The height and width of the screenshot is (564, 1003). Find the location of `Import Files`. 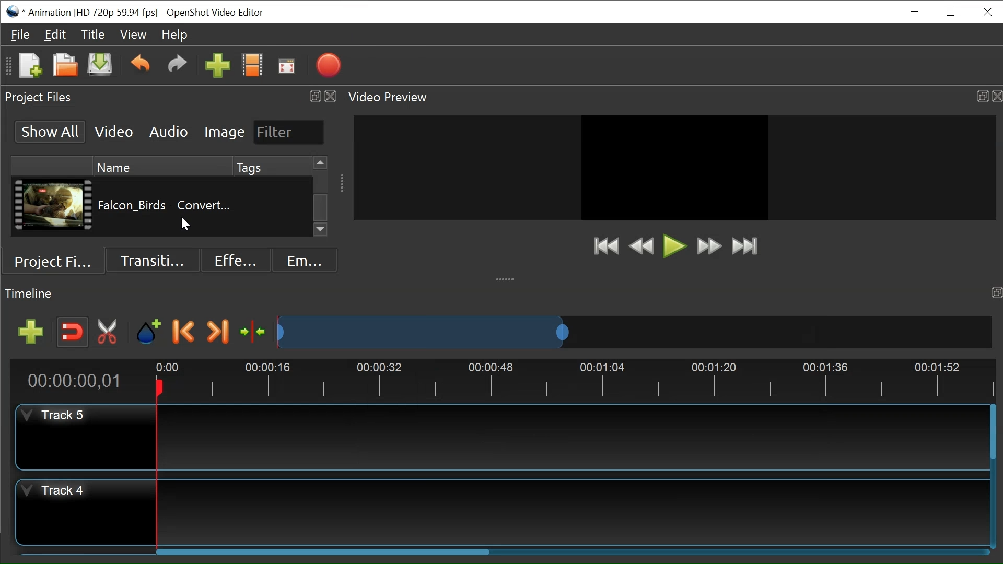

Import Files is located at coordinates (218, 66).